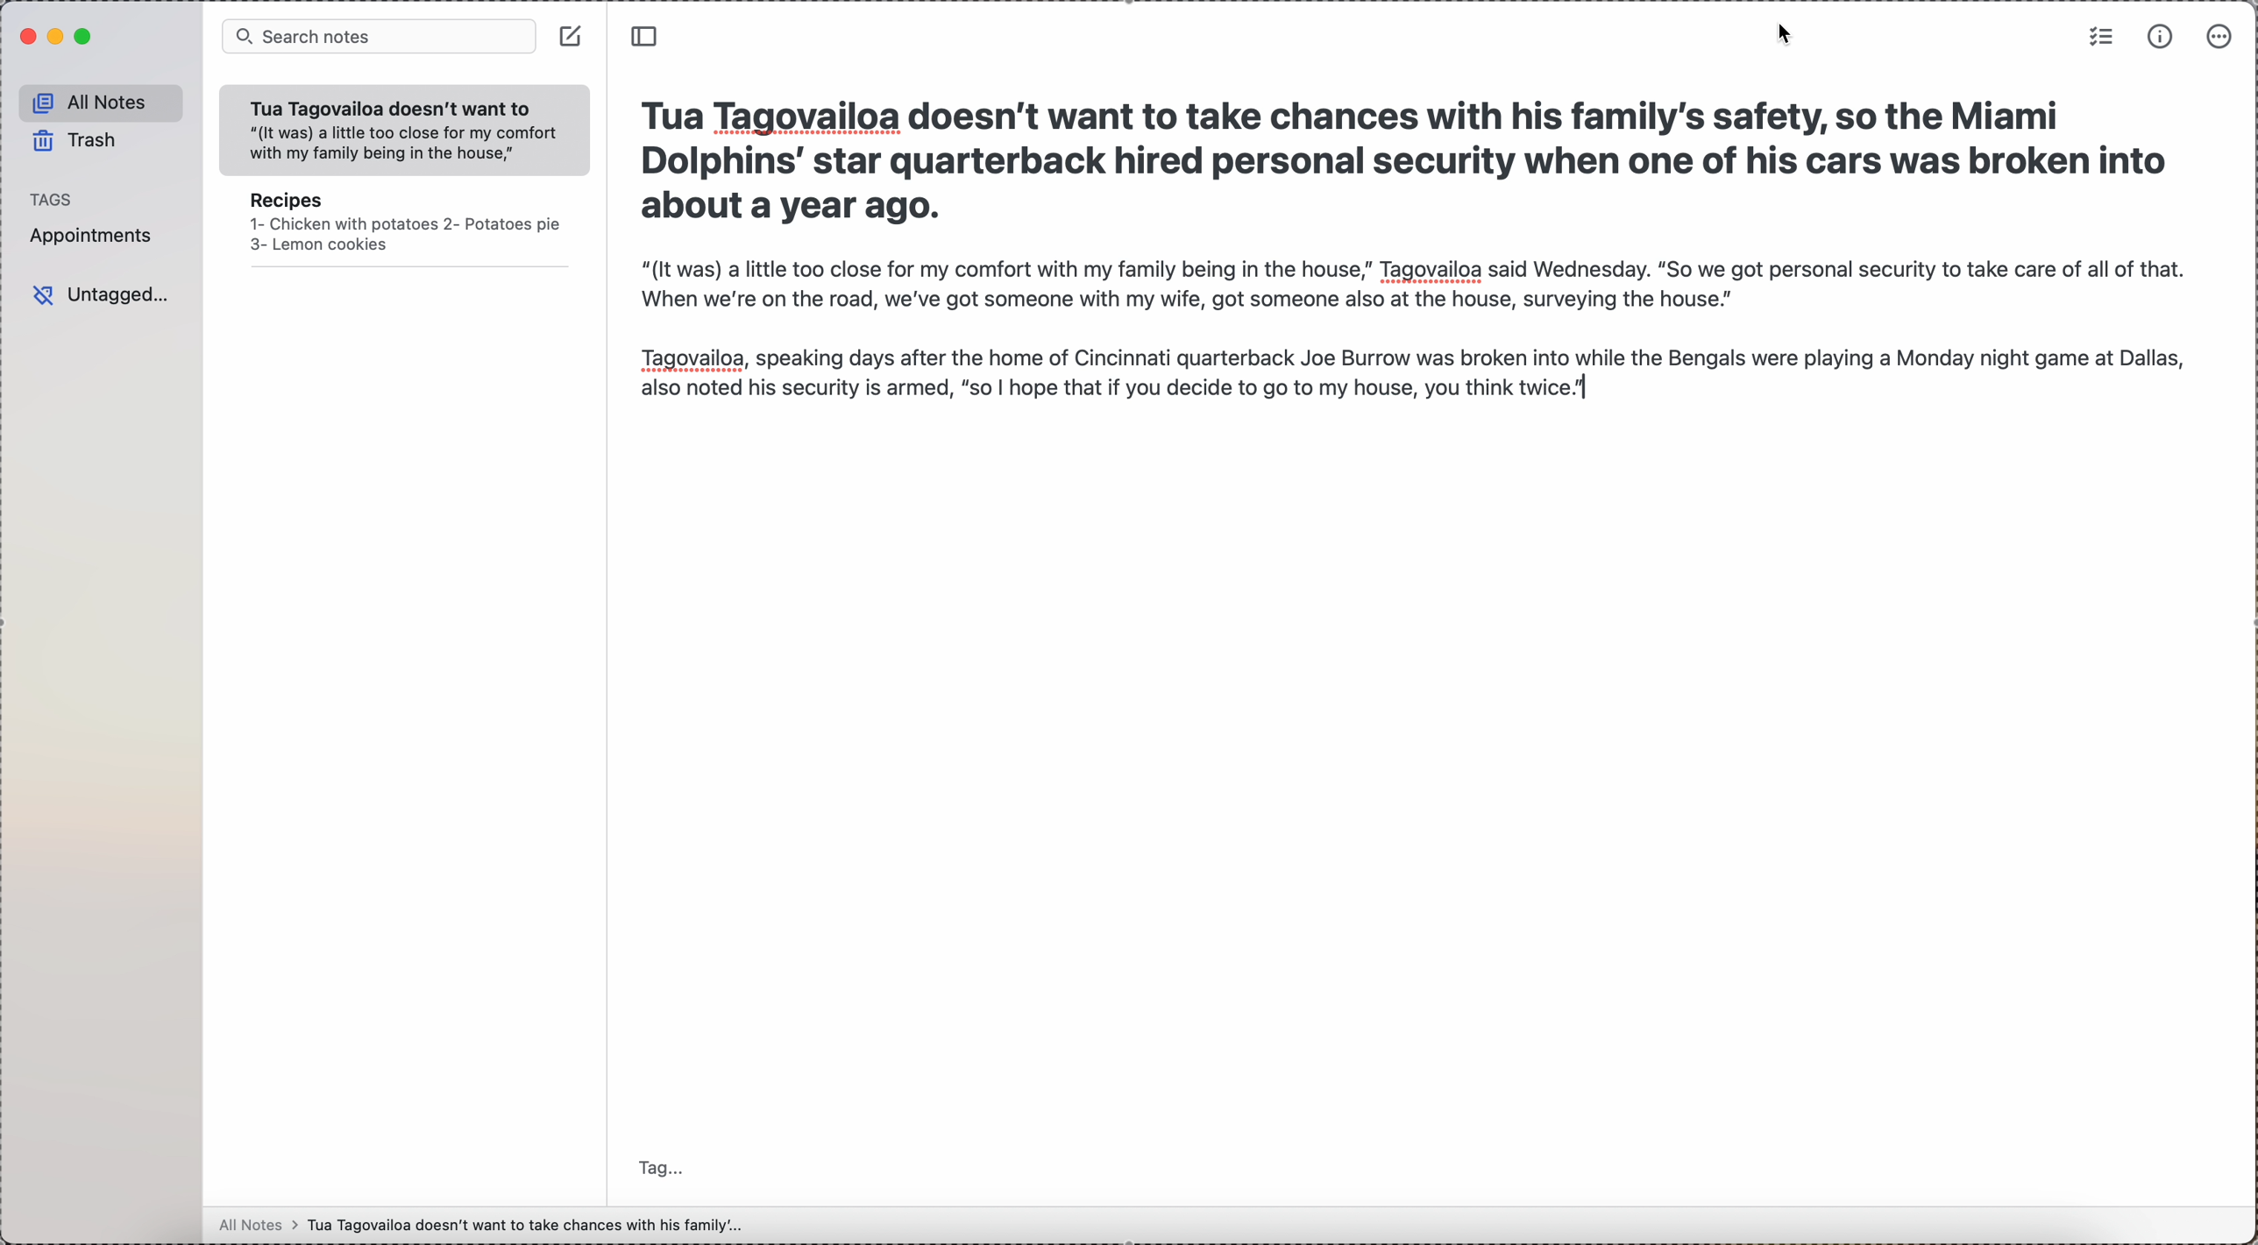 The height and width of the screenshot is (1245, 2258). I want to click on untagged, so click(102, 292).